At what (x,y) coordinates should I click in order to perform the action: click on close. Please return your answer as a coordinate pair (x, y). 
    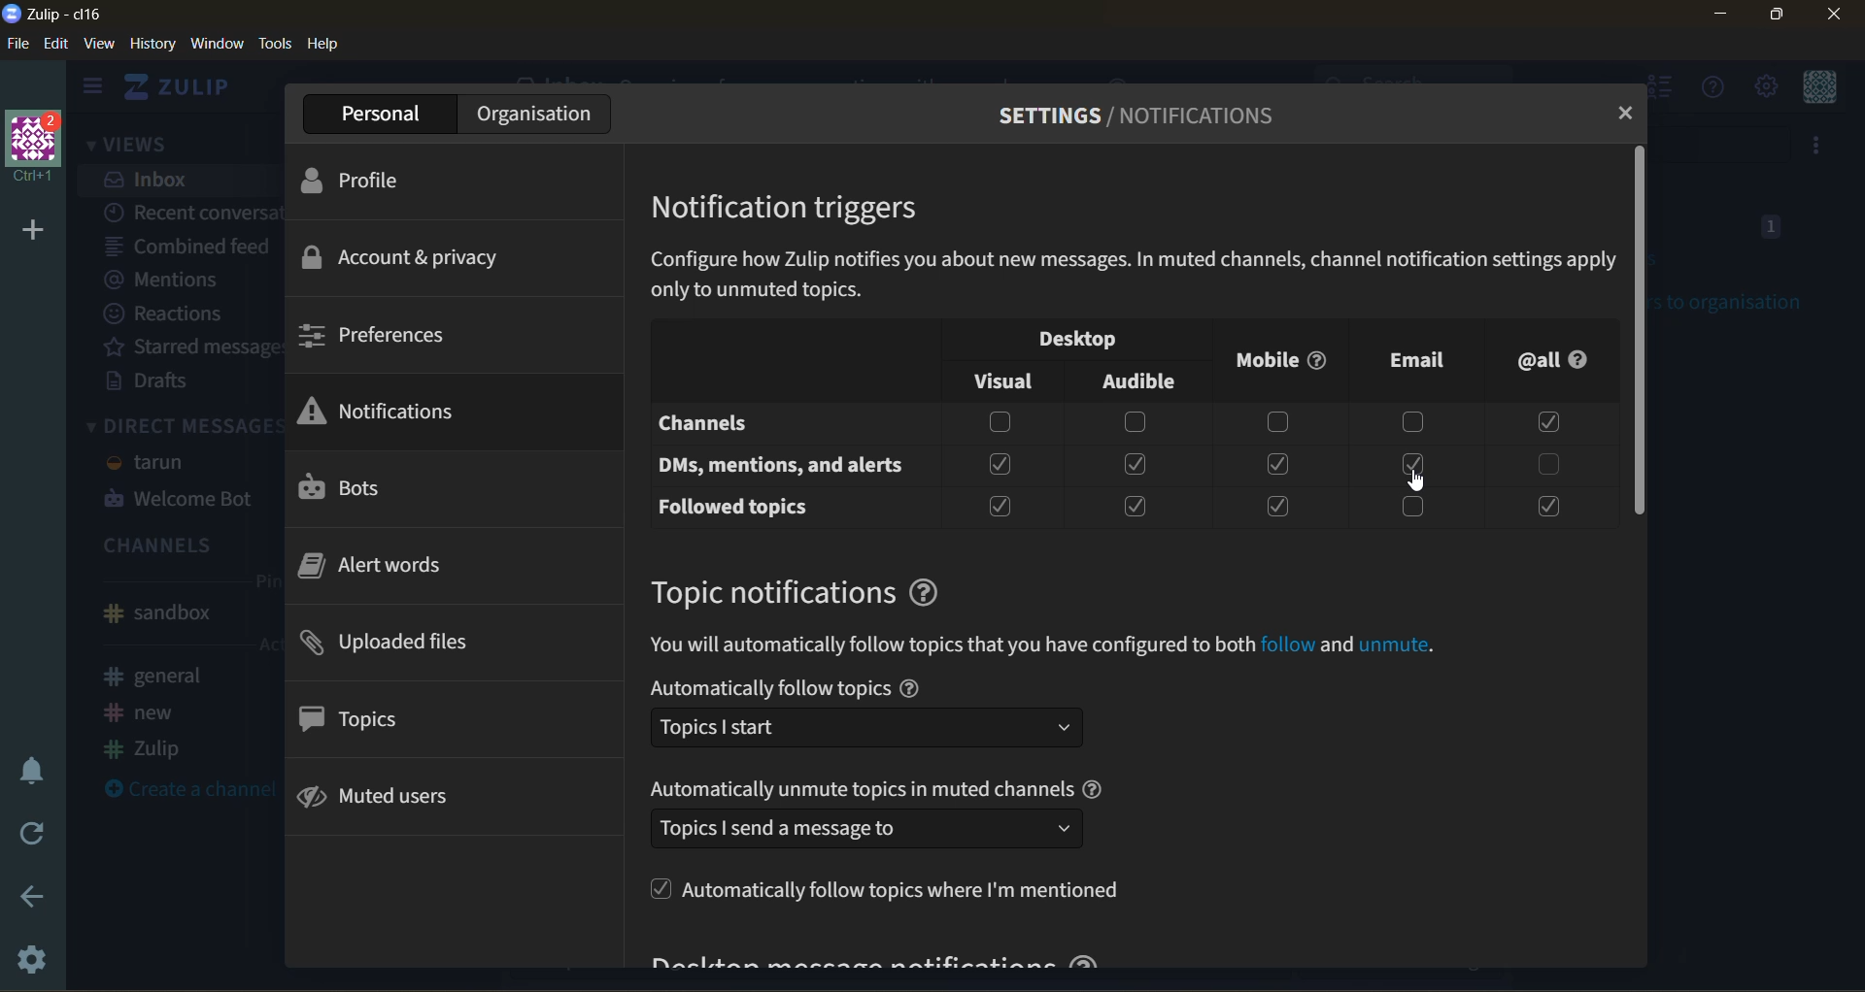
    Looking at the image, I should click on (1830, 17).